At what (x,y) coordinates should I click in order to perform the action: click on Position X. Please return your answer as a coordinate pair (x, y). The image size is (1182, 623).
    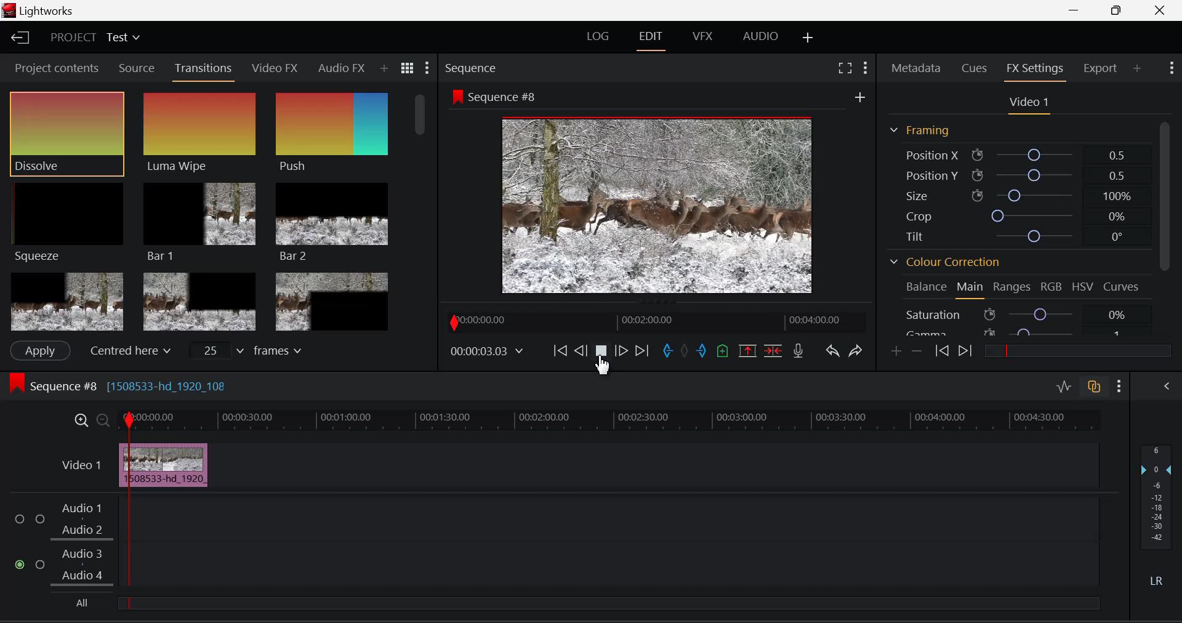
    Looking at the image, I should click on (1013, 153).